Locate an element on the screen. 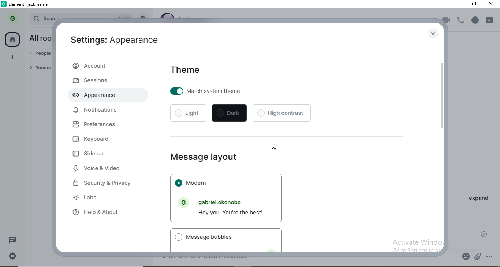 The width and height of the screenshot is (500, 267). voice & video is located at coordinates (97, 169).